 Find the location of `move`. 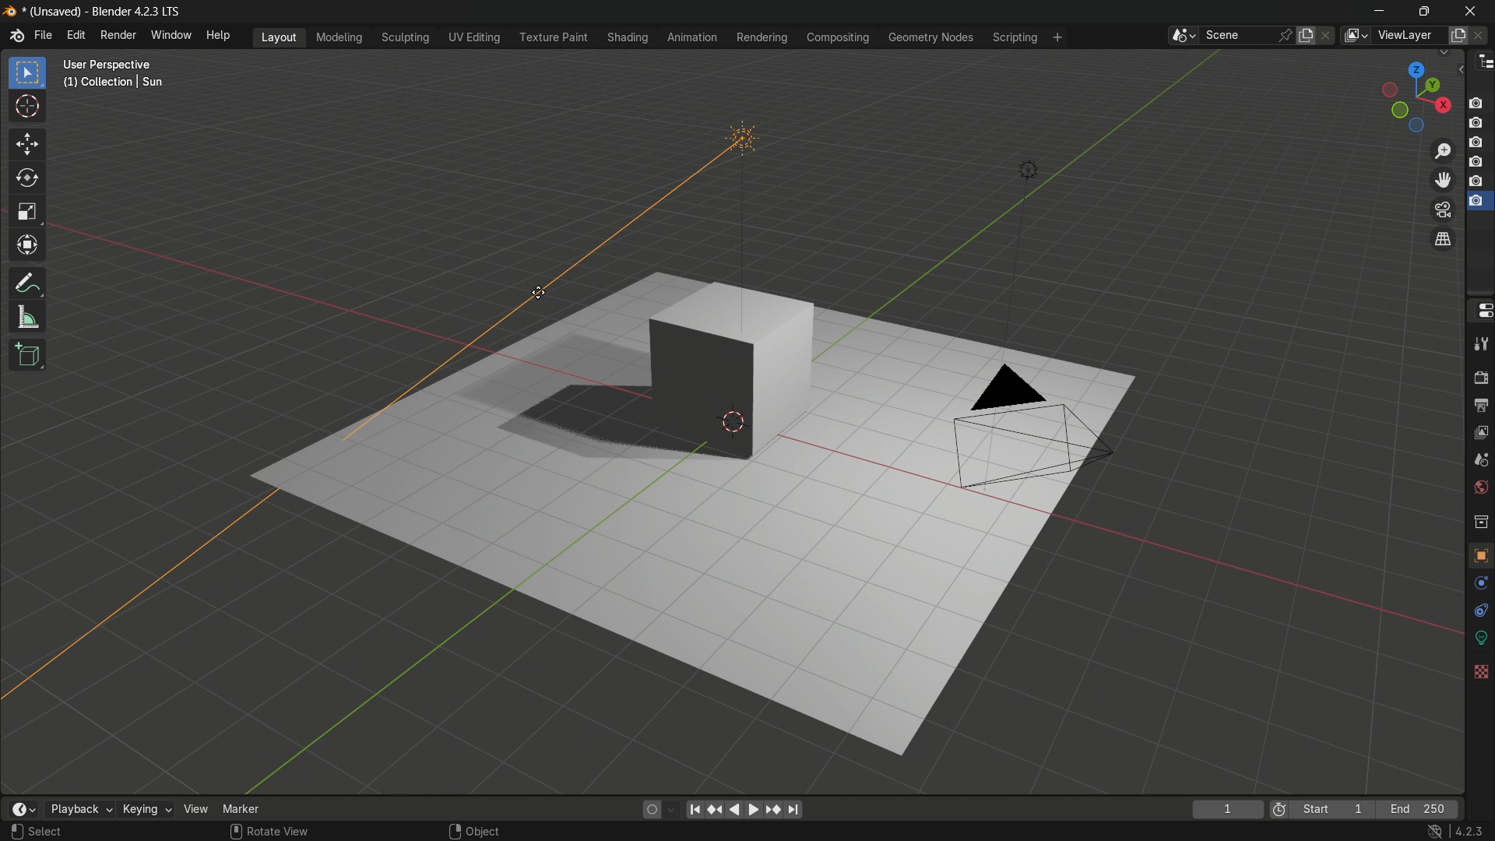

move is located at coordinates (29, 146).